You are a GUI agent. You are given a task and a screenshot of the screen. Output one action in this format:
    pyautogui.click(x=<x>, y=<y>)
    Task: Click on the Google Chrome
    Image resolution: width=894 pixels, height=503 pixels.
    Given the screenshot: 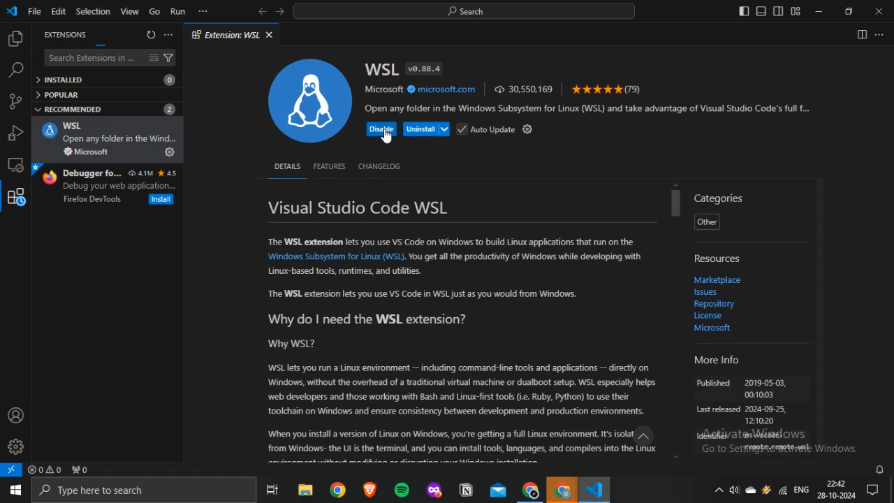 What is the action you would take?
    pyautogui.click(x=530, y=490)
    